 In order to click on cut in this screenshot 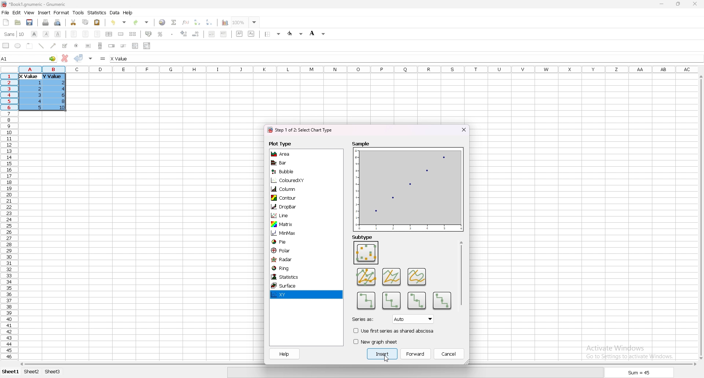, I will do `click(74, 22)`.